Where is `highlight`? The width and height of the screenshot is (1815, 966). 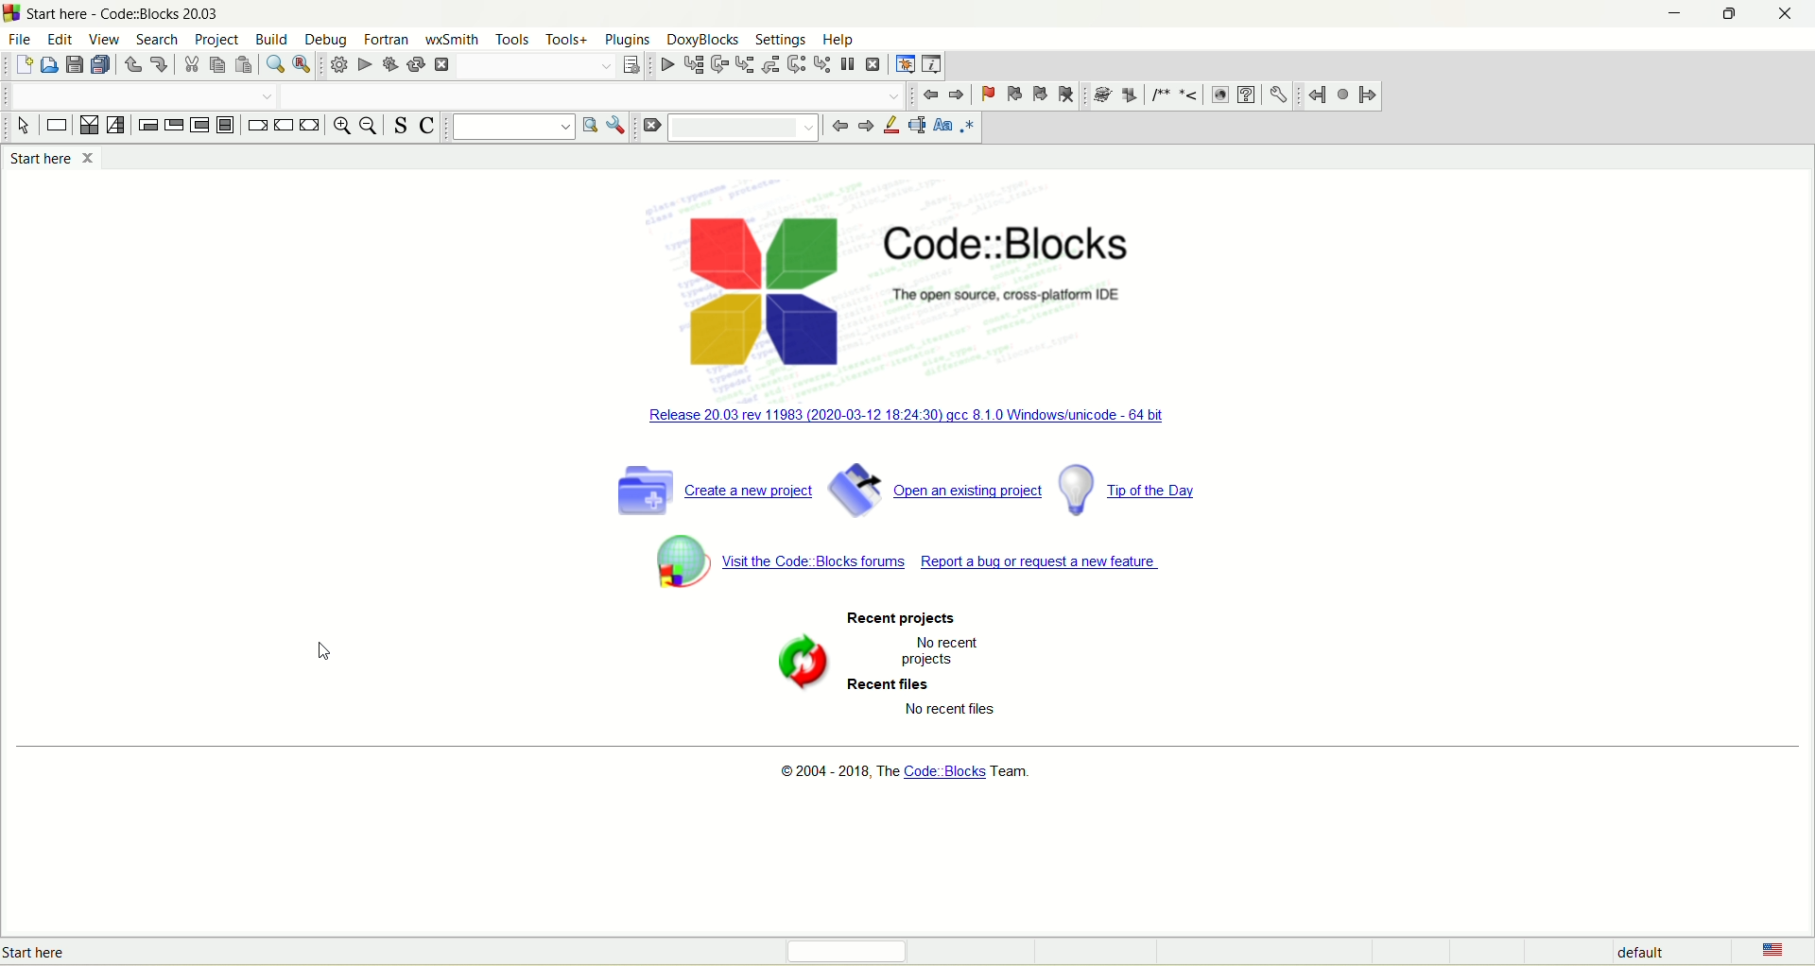 highlight is located at coordinates (892, 127).